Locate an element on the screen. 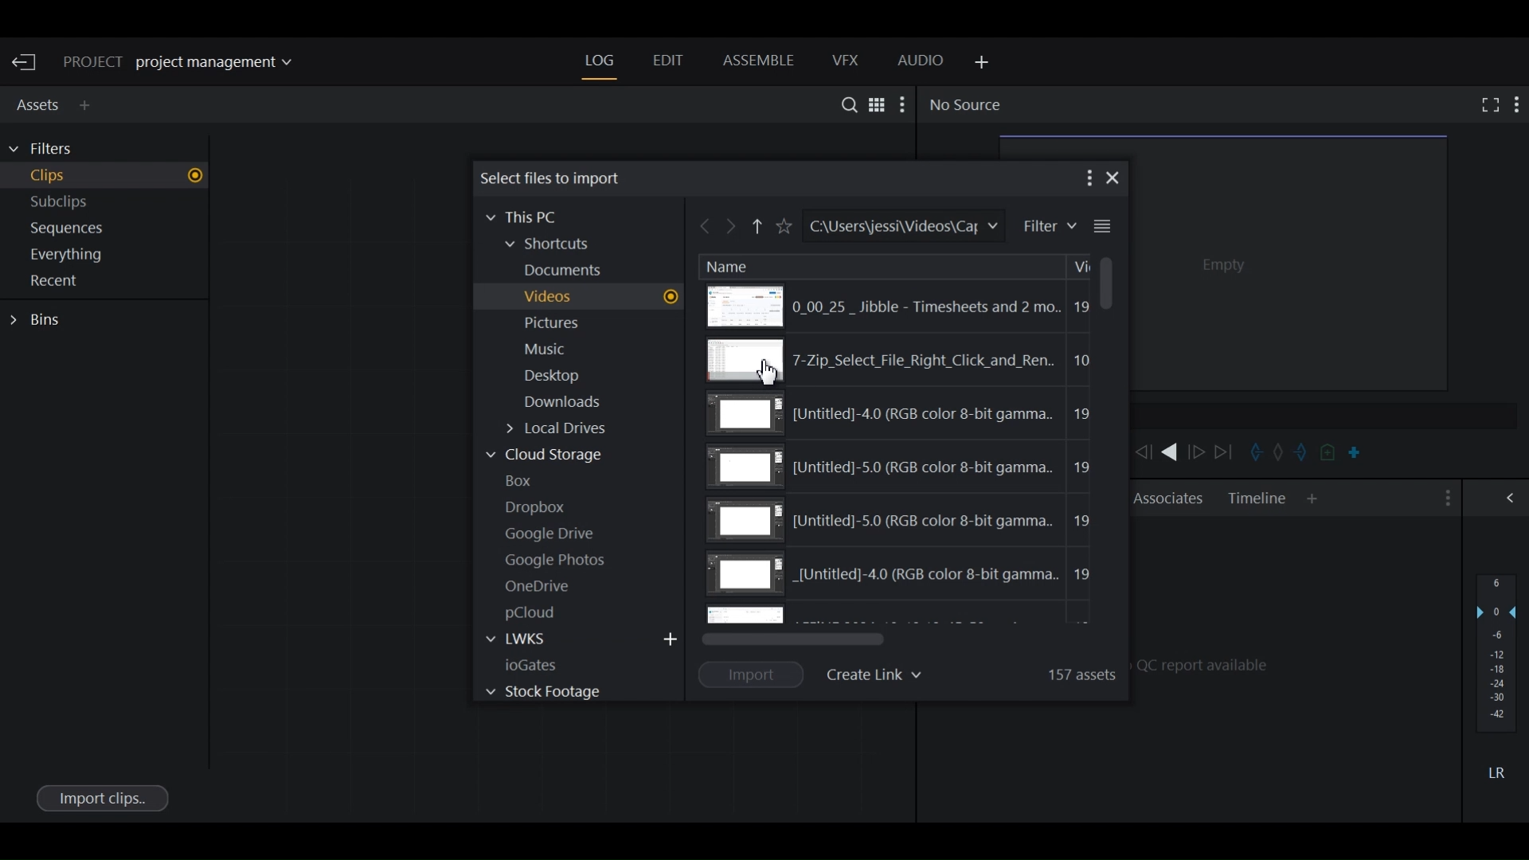  Nudge one frame forward is located at coordinates (1199, 452).